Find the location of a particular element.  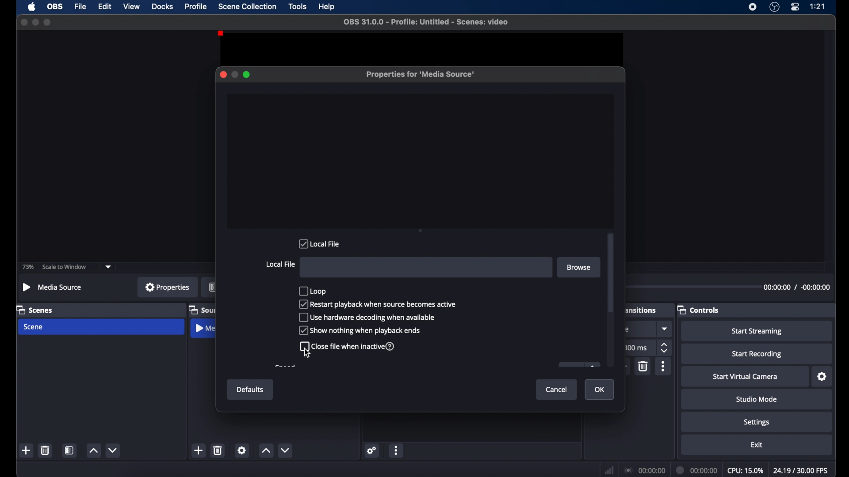

obscure icon is located at coordinates (578, 365).